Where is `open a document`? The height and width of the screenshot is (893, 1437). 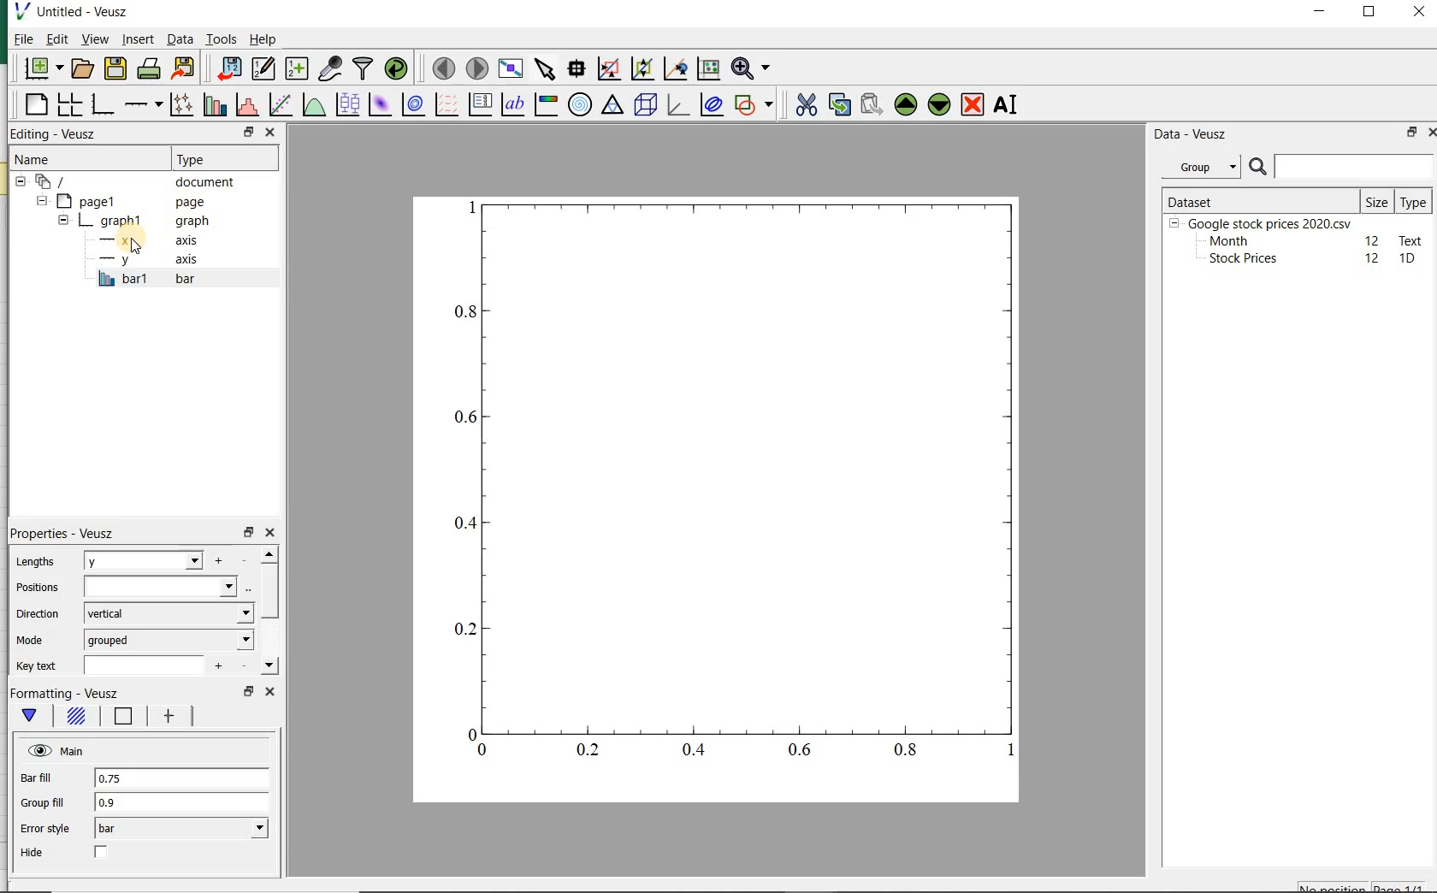 open a document is located at coordinates (84, 68).